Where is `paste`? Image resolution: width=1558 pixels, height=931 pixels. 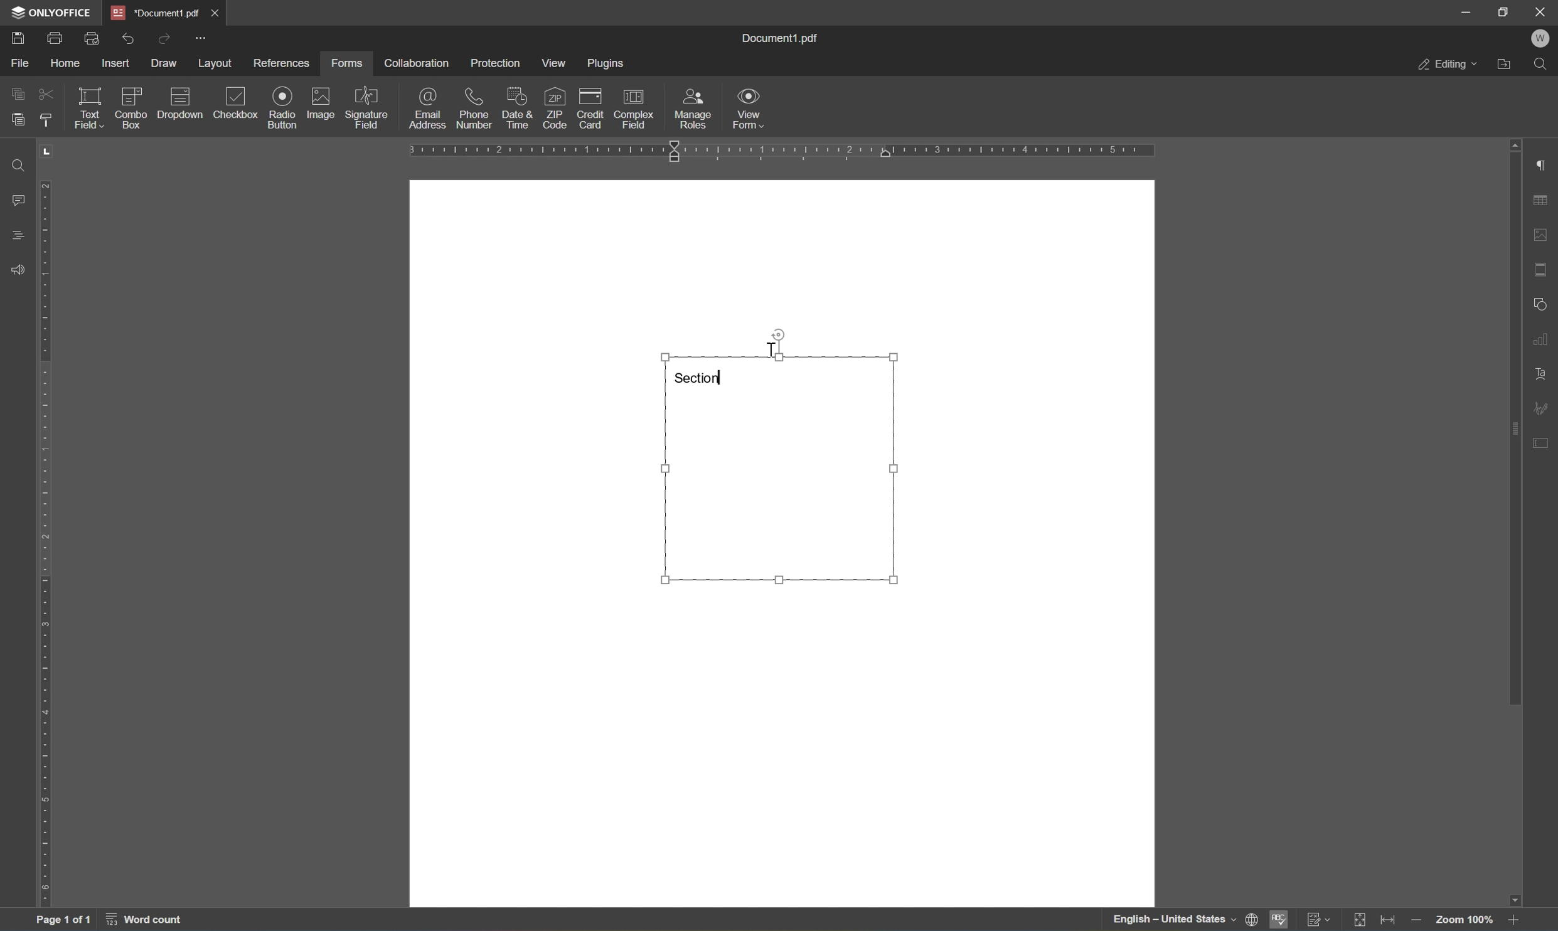
paste is located at coordinates (18, 119).